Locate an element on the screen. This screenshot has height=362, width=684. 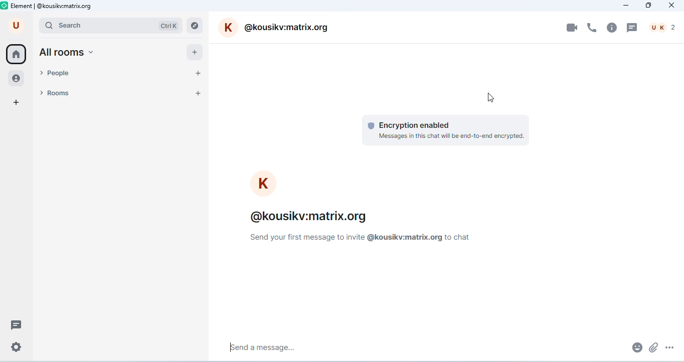
ctrl k is located at coordinates (168, 26).